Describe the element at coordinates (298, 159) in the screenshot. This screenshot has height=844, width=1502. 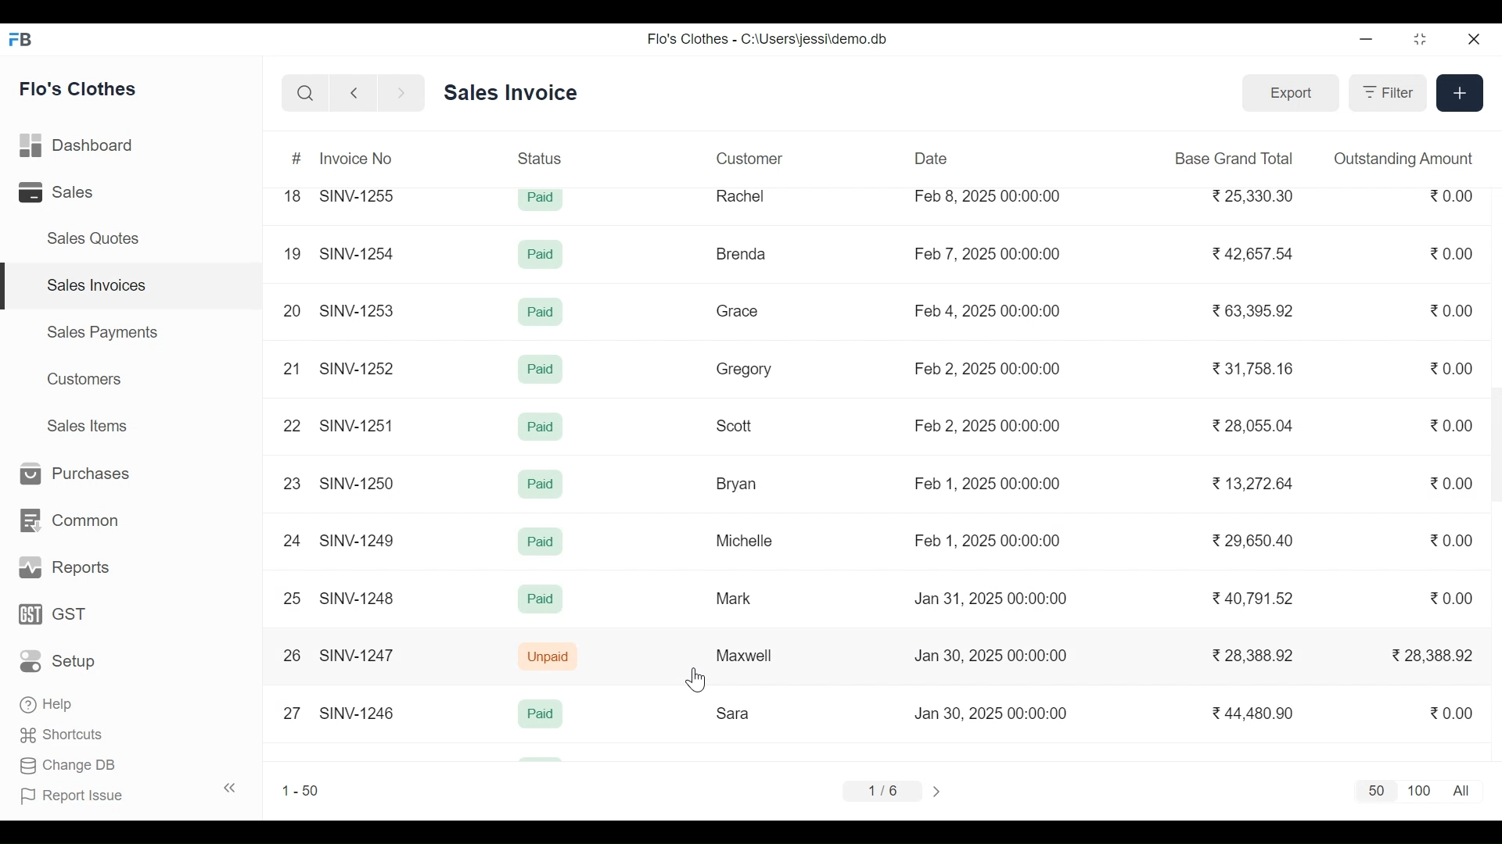
I see `#` at that location.